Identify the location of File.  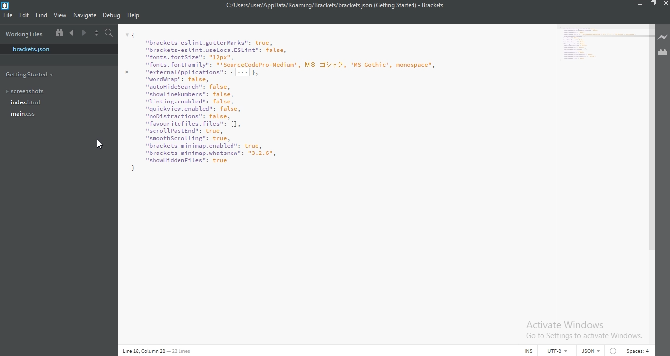
(7, 16).